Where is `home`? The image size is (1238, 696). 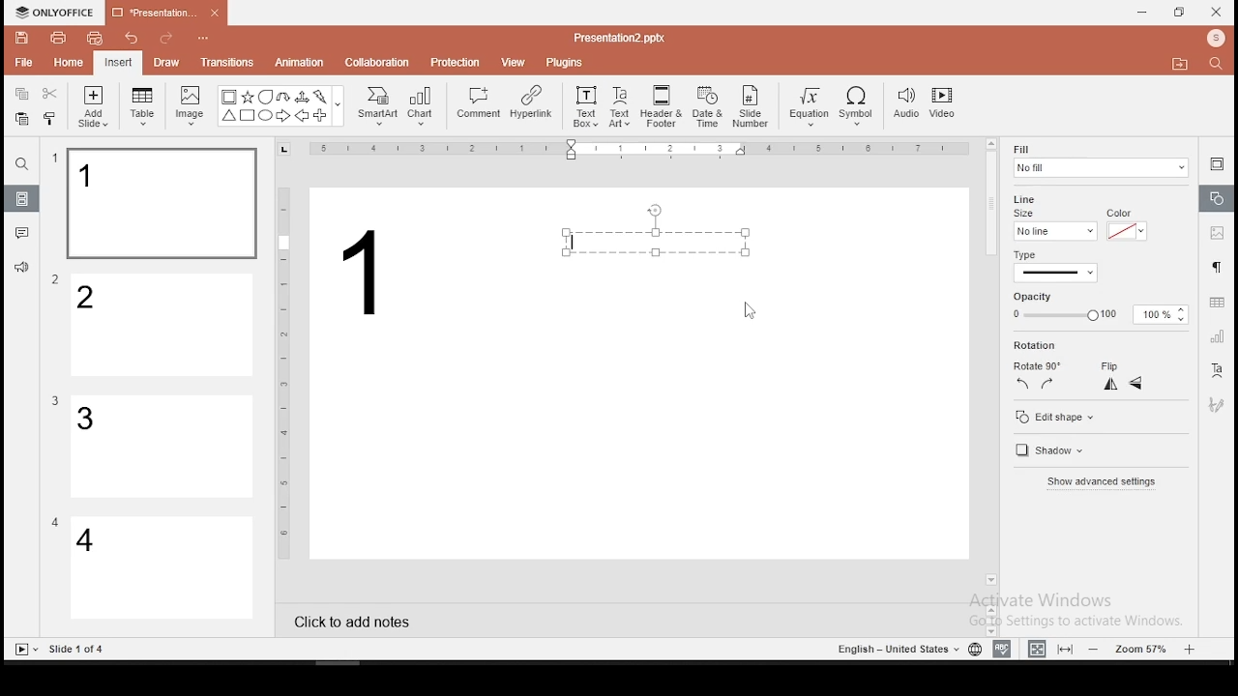
home is located at coordinates (67, 62).